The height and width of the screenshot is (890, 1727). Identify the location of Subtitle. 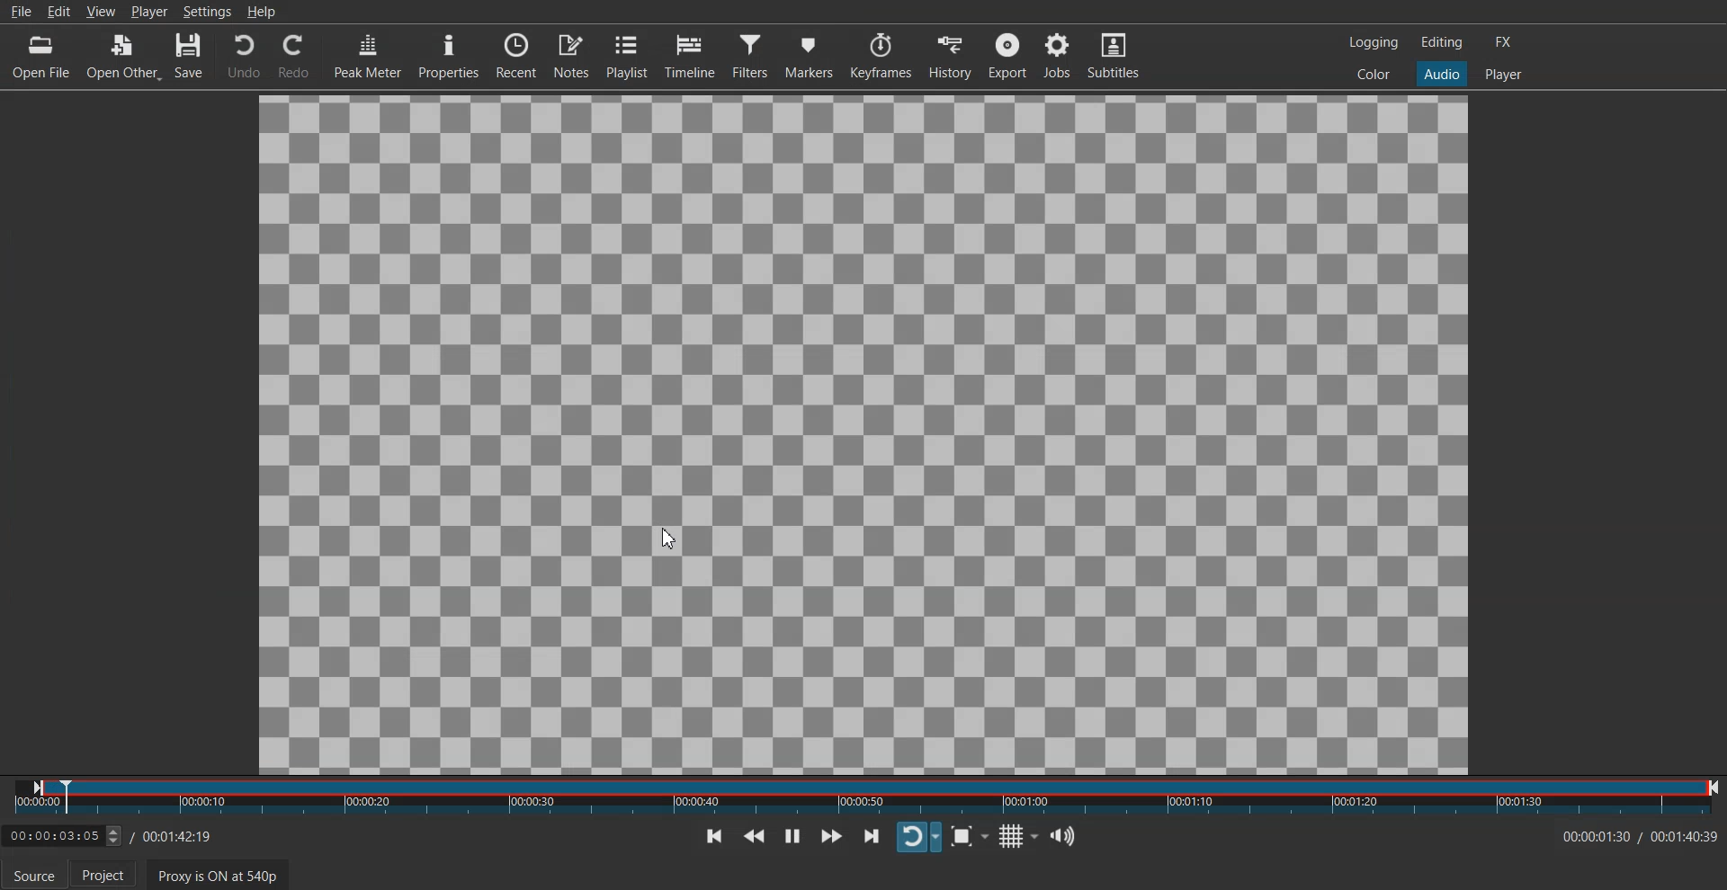
(1114, 55).